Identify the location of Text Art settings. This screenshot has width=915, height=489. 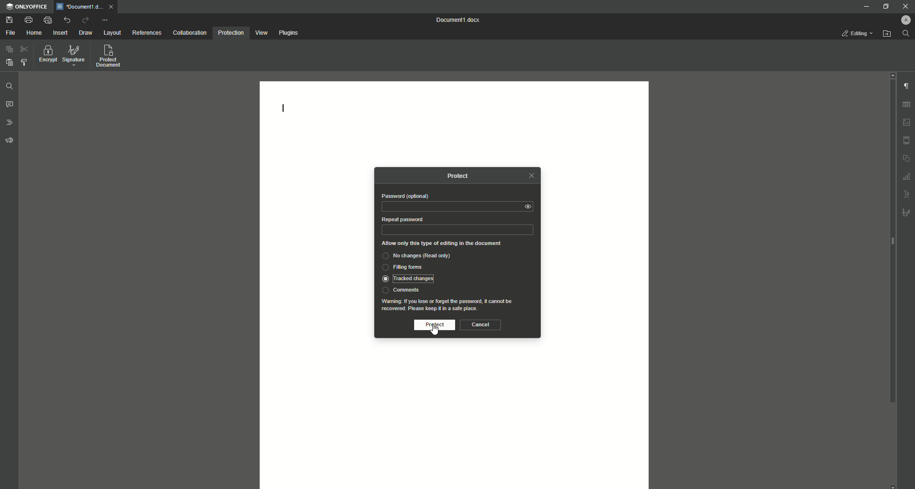
(907, 194).